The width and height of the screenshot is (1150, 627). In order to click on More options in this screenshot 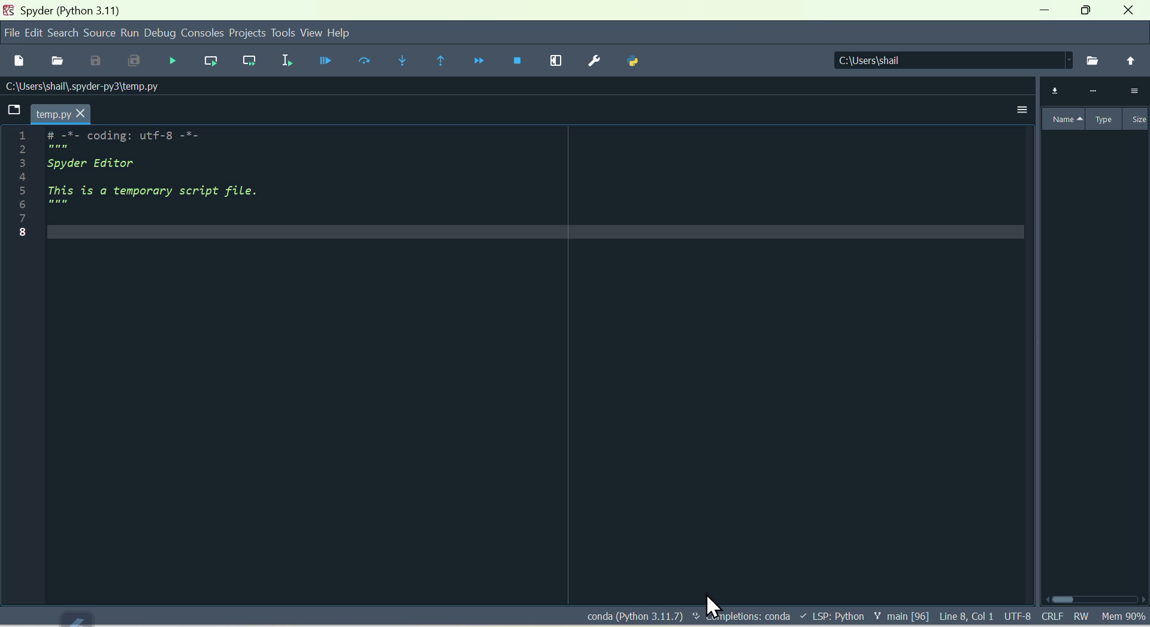, I will do `click(1013, 113)`.